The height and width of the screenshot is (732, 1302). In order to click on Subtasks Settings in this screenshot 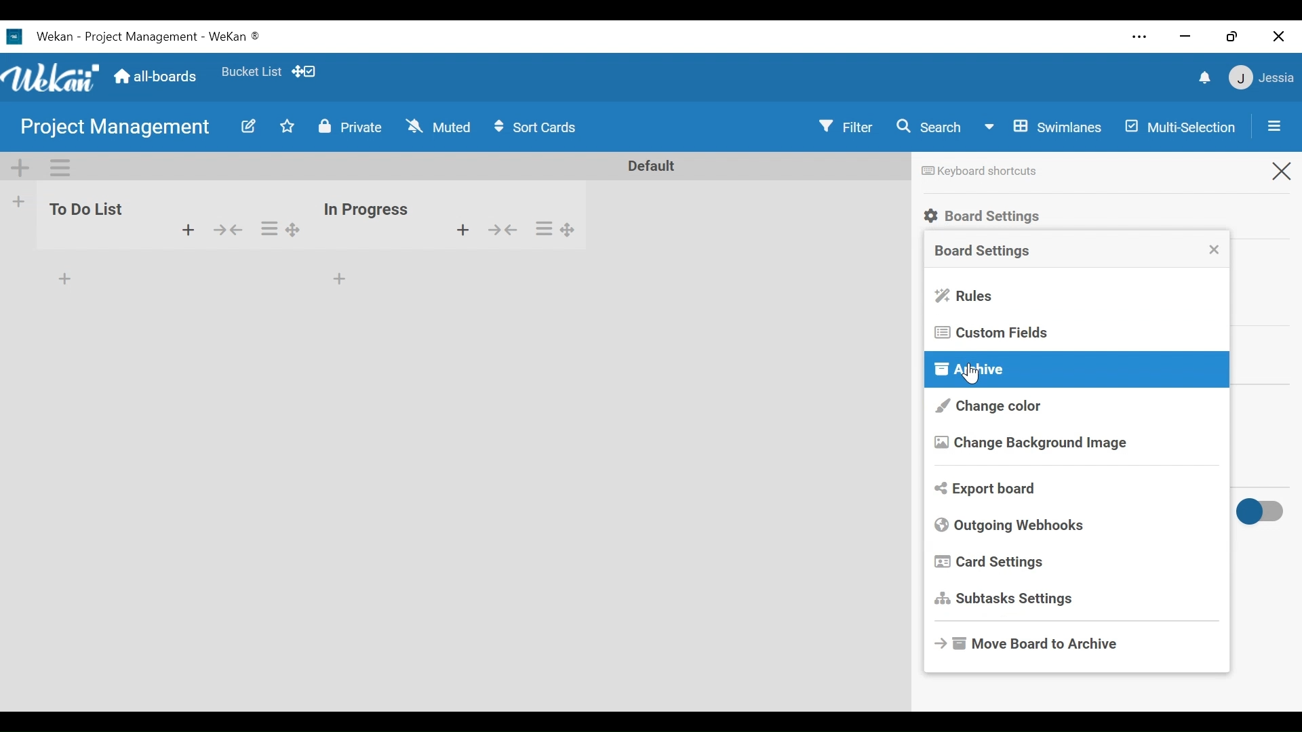, I will do `click(1004, 597)`.